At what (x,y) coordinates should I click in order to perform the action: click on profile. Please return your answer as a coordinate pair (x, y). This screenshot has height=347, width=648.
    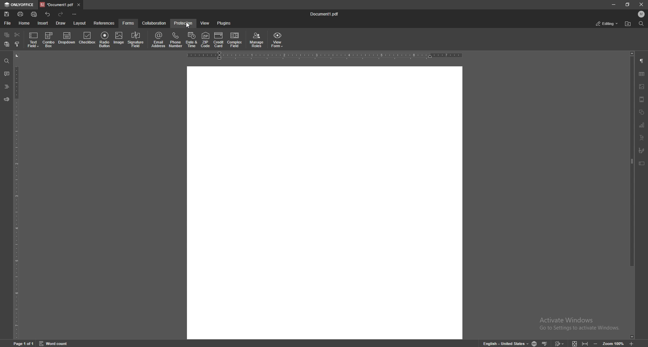
    Looking at the image, I should click on (642, 14).